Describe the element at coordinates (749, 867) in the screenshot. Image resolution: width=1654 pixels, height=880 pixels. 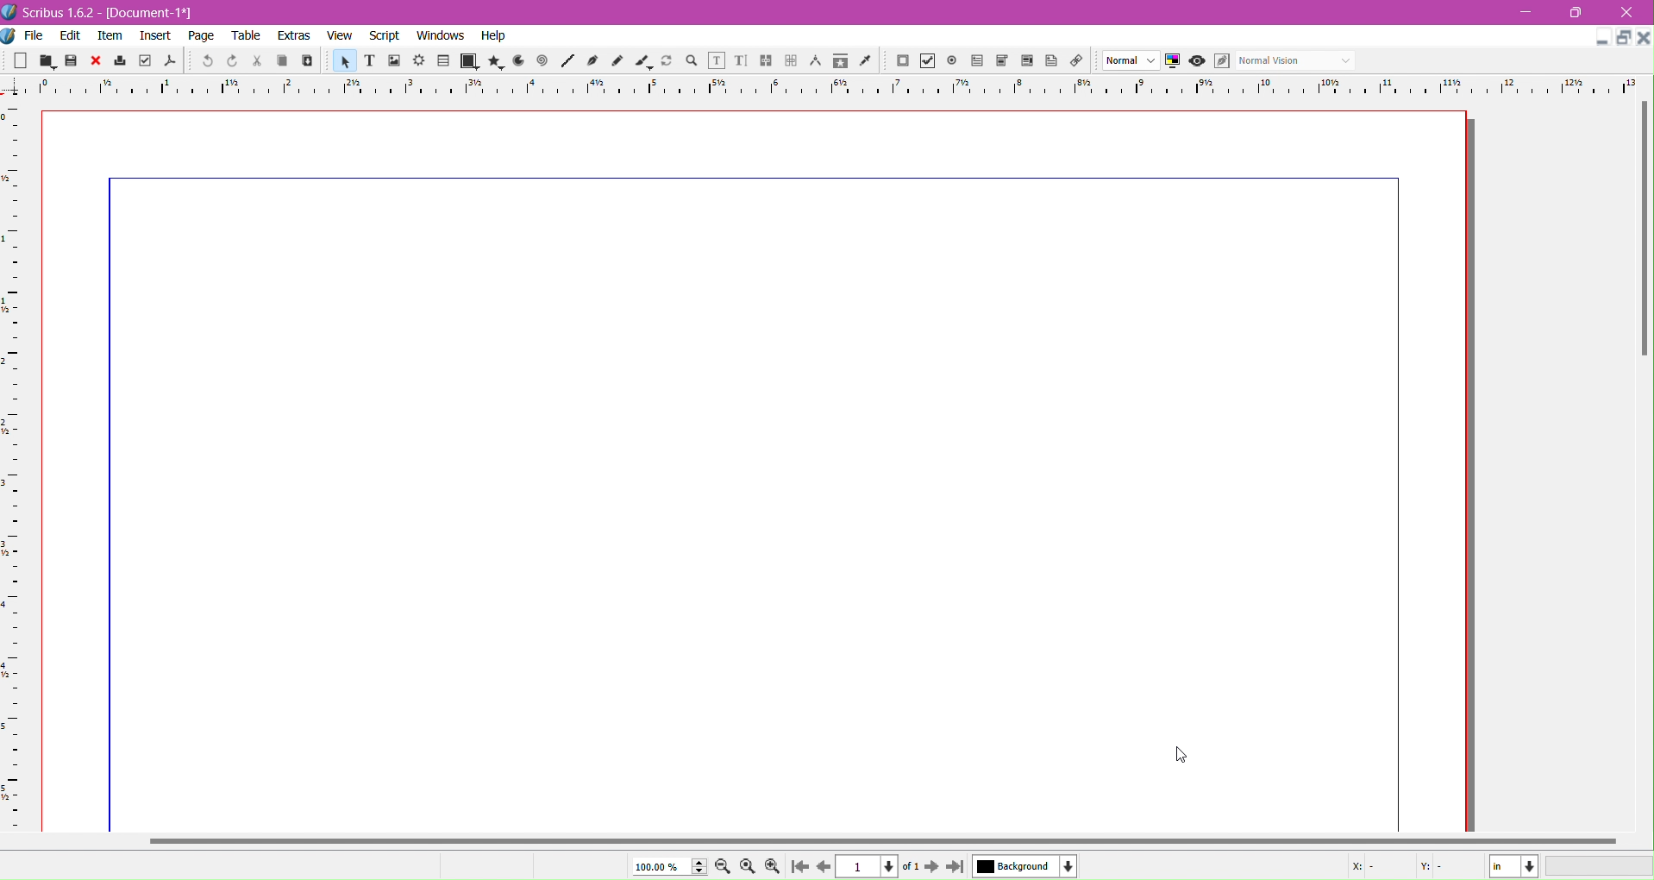
I see `zoom to 100%` at that location.